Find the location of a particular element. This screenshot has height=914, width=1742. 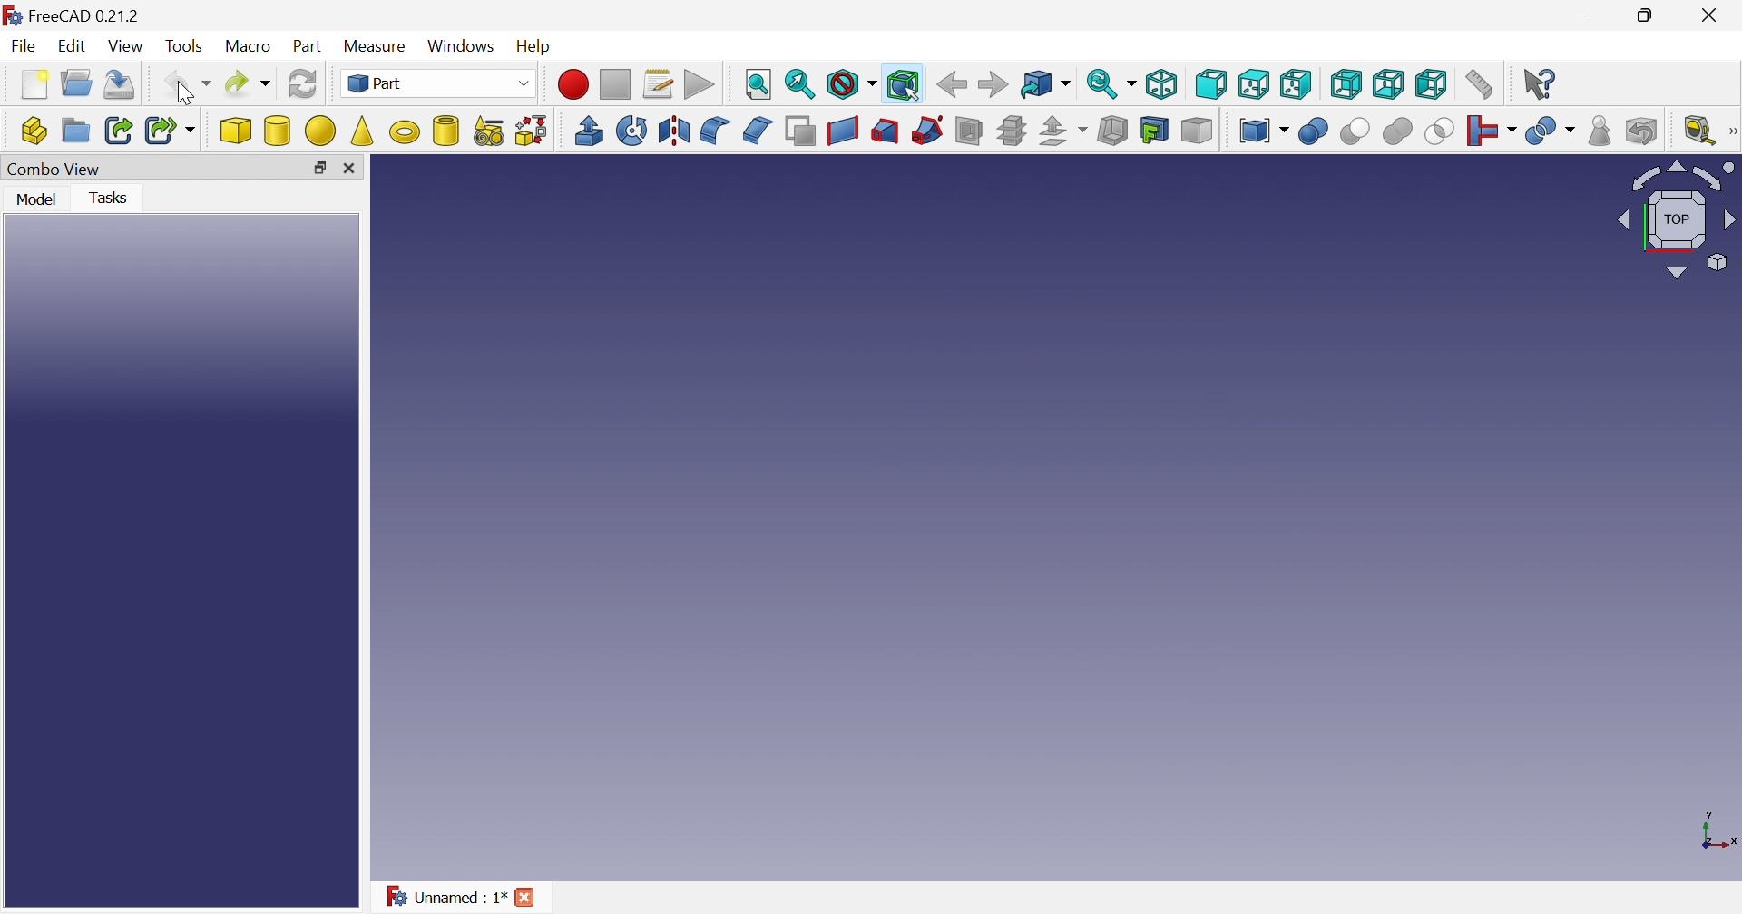

Fit all is located at coordinates (759, 85).